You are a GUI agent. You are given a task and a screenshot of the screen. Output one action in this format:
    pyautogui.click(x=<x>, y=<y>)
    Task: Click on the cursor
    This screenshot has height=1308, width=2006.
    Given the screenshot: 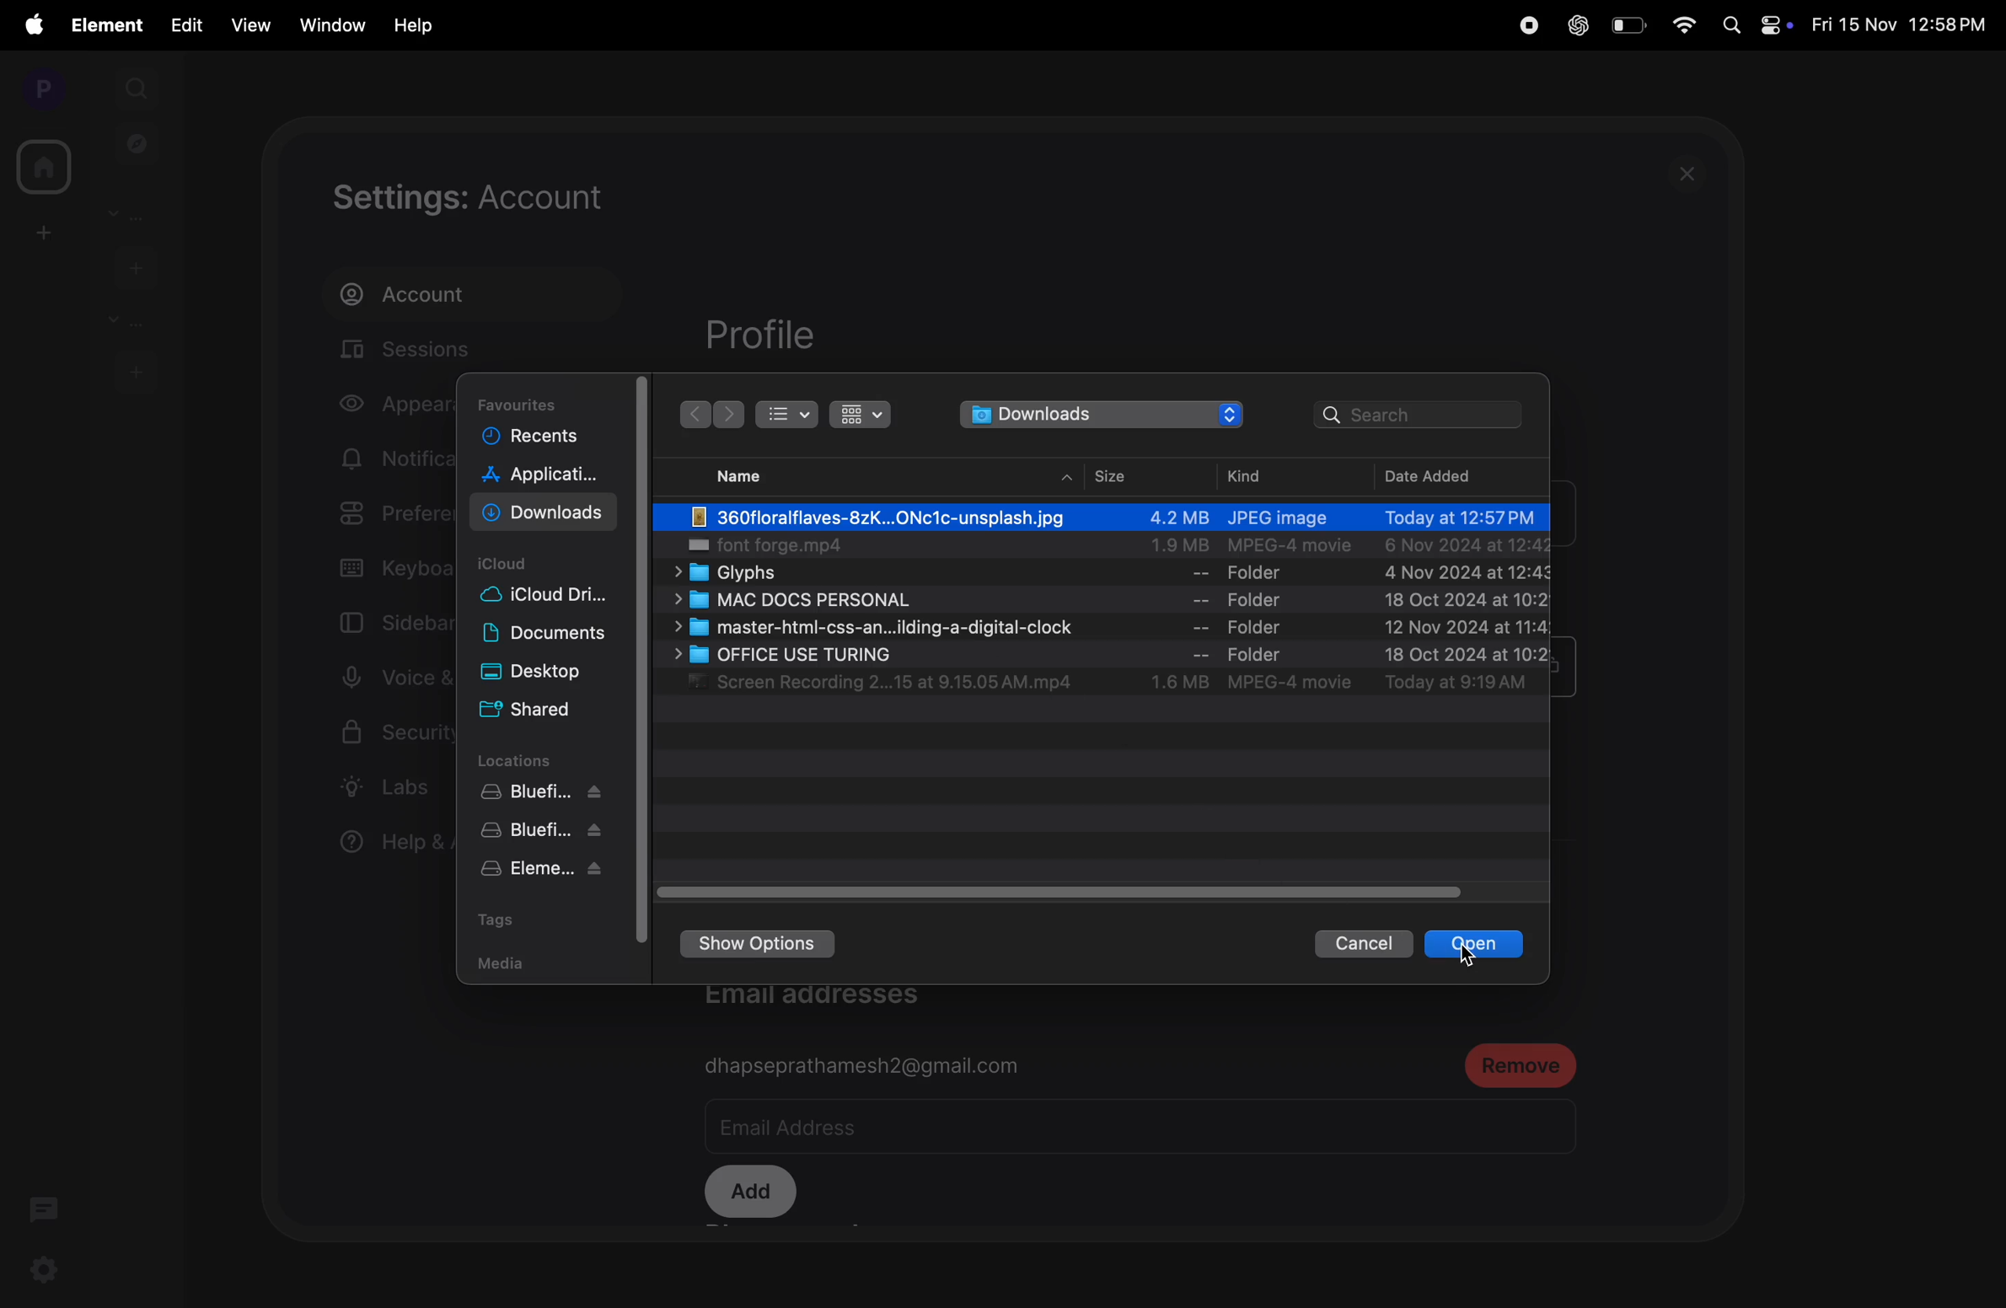 What is the action you would take?
    pyautogui.click(x=803, y=533)
    